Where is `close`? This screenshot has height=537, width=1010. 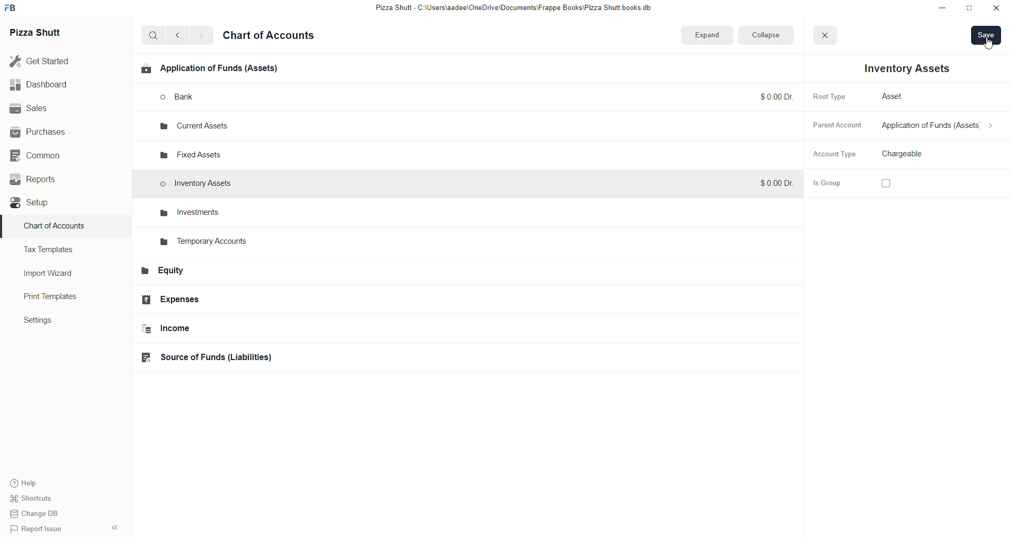 close is located at coordinates (998, 9).